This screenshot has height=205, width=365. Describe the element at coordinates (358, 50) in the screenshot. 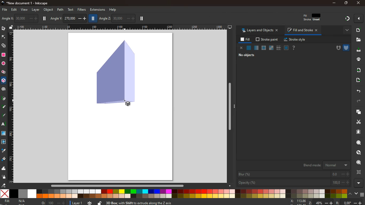

I see `dowload` at that location.